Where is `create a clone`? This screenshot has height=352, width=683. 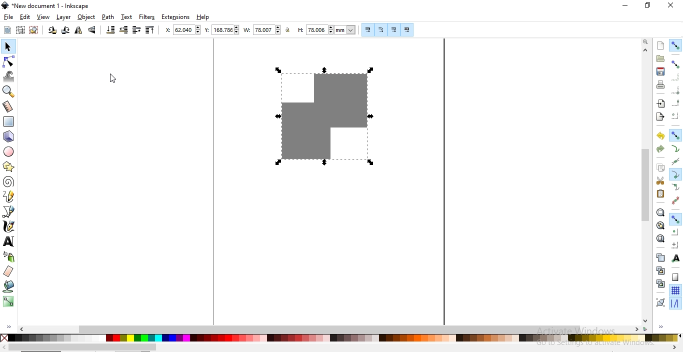
create a clone is located at coordinates (660, 270).